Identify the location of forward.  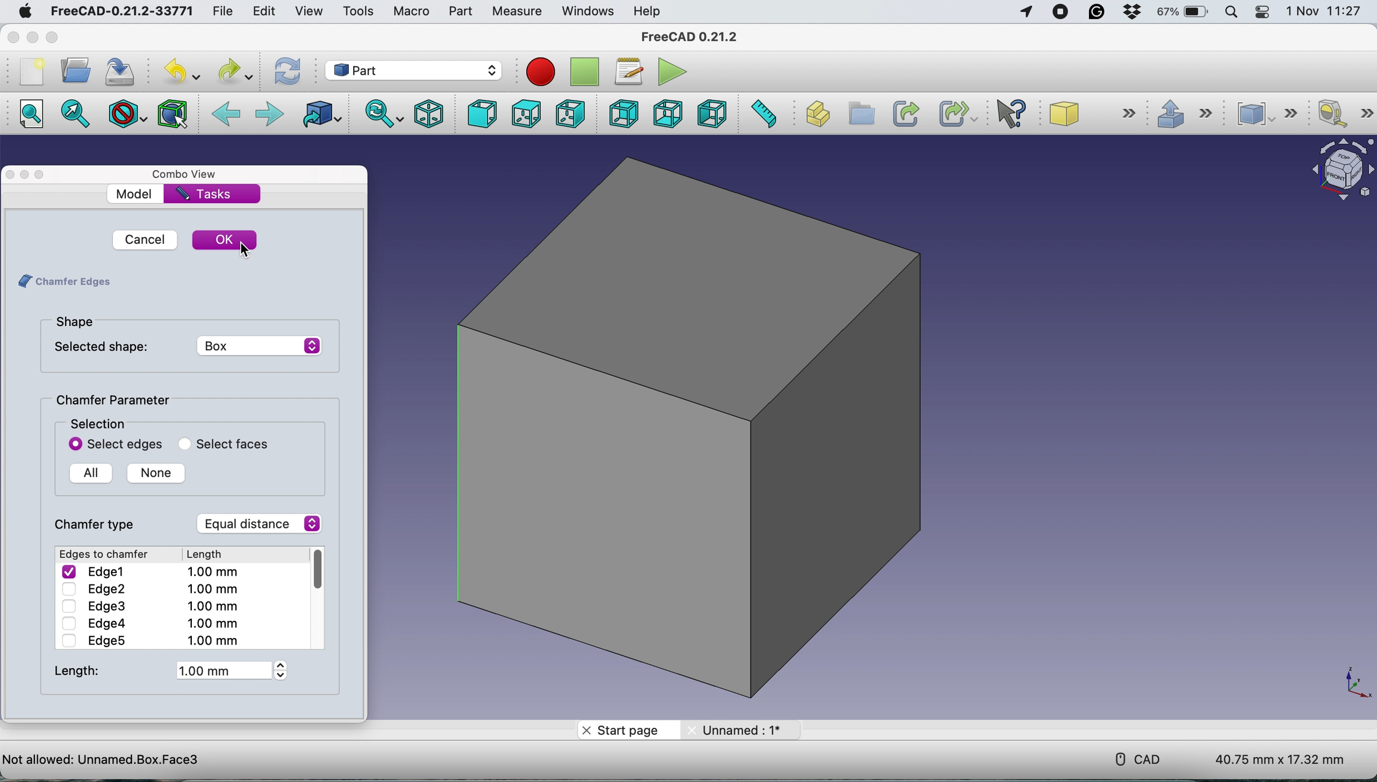
(270, 113).